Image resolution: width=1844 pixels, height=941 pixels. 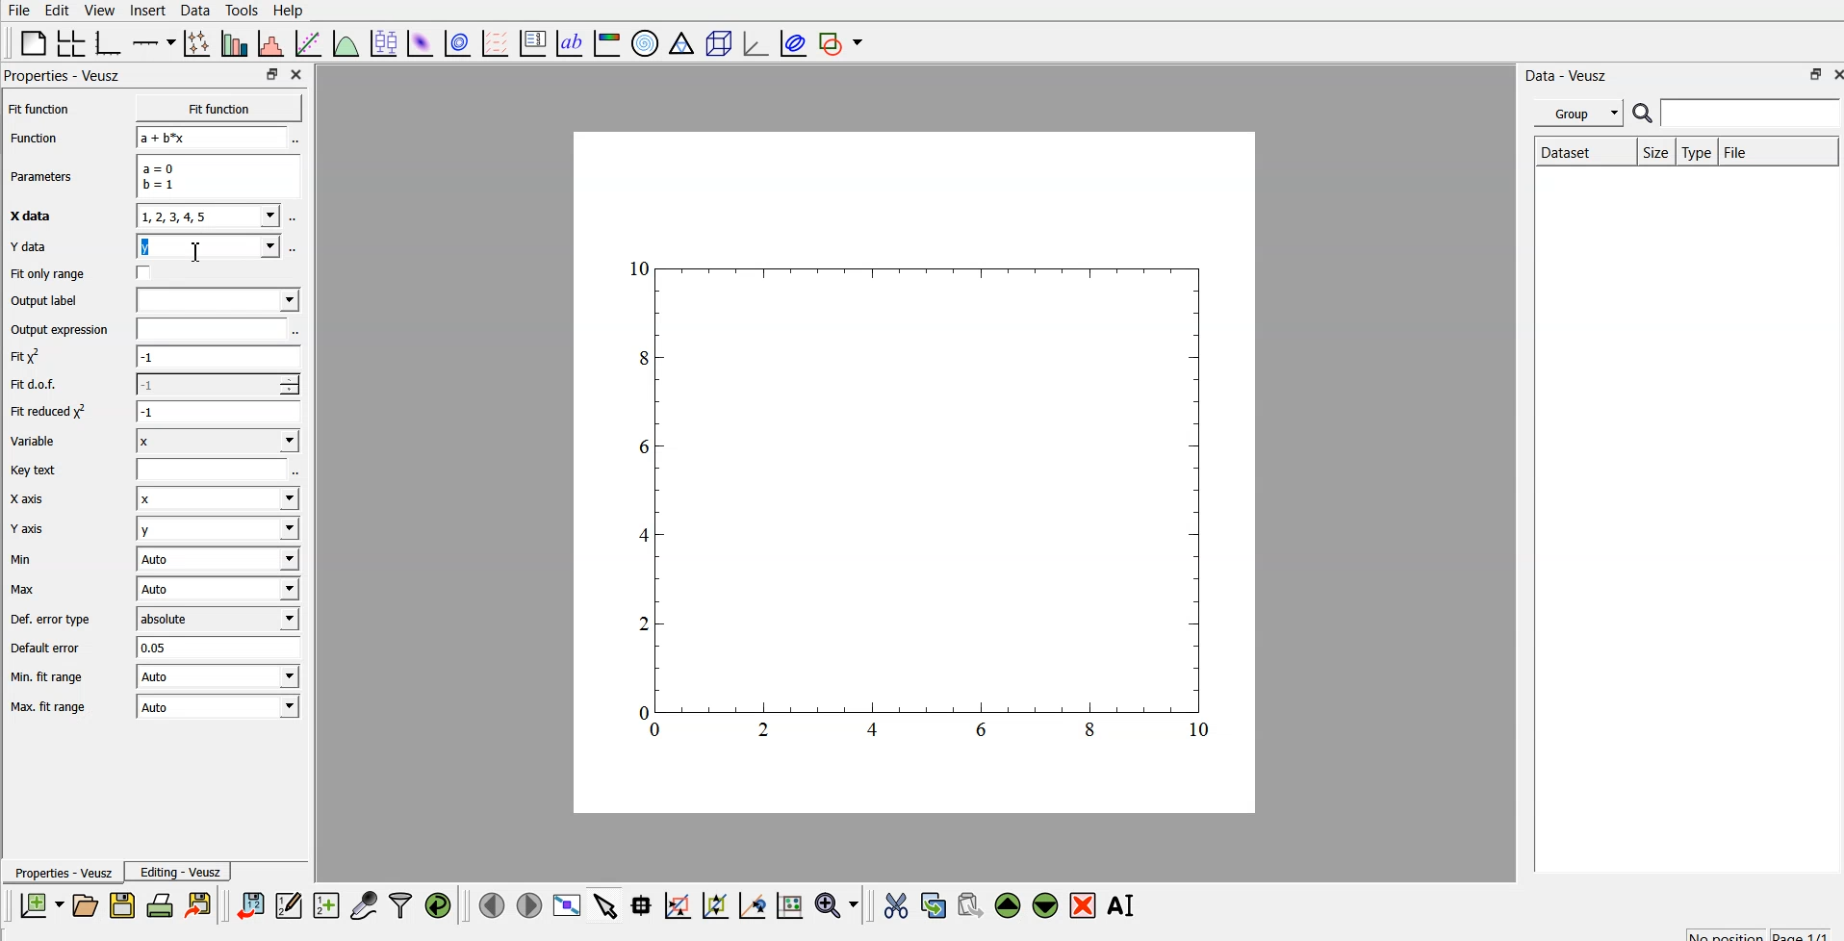 What do you see at coordinates (145, 10) in the screenshot?
I see `insert` at bounding box center [145, 10].